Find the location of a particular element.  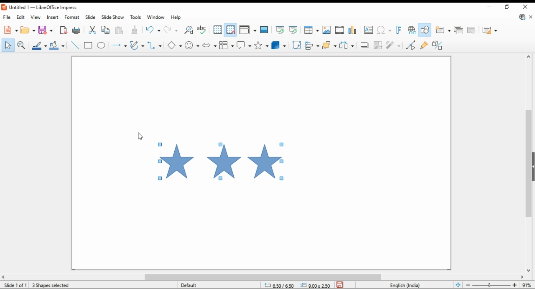

insert textbox is located at coordinates (368, 30).